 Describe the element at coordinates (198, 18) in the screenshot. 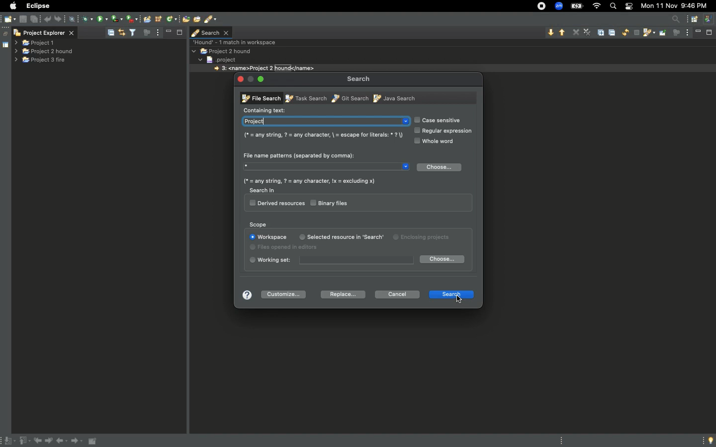

I see `open tasks` at that location.